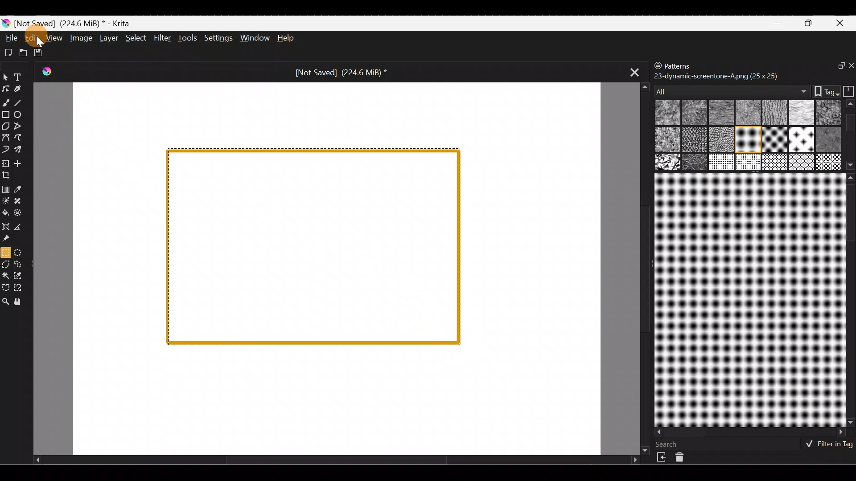  Describe the element at coordinates (21, 252) in the screenshot. I see `Elliptical selection tool` at that location.